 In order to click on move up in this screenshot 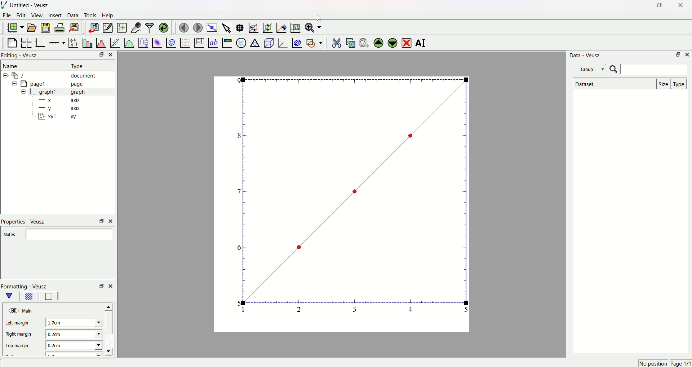, I will do `click(110, 306)`.